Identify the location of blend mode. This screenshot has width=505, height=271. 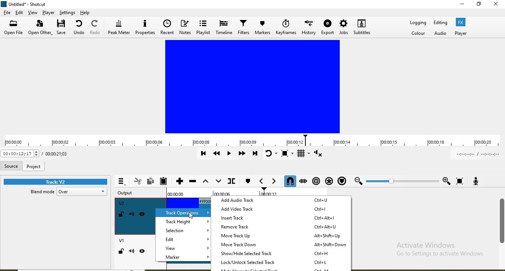
(40, 193).